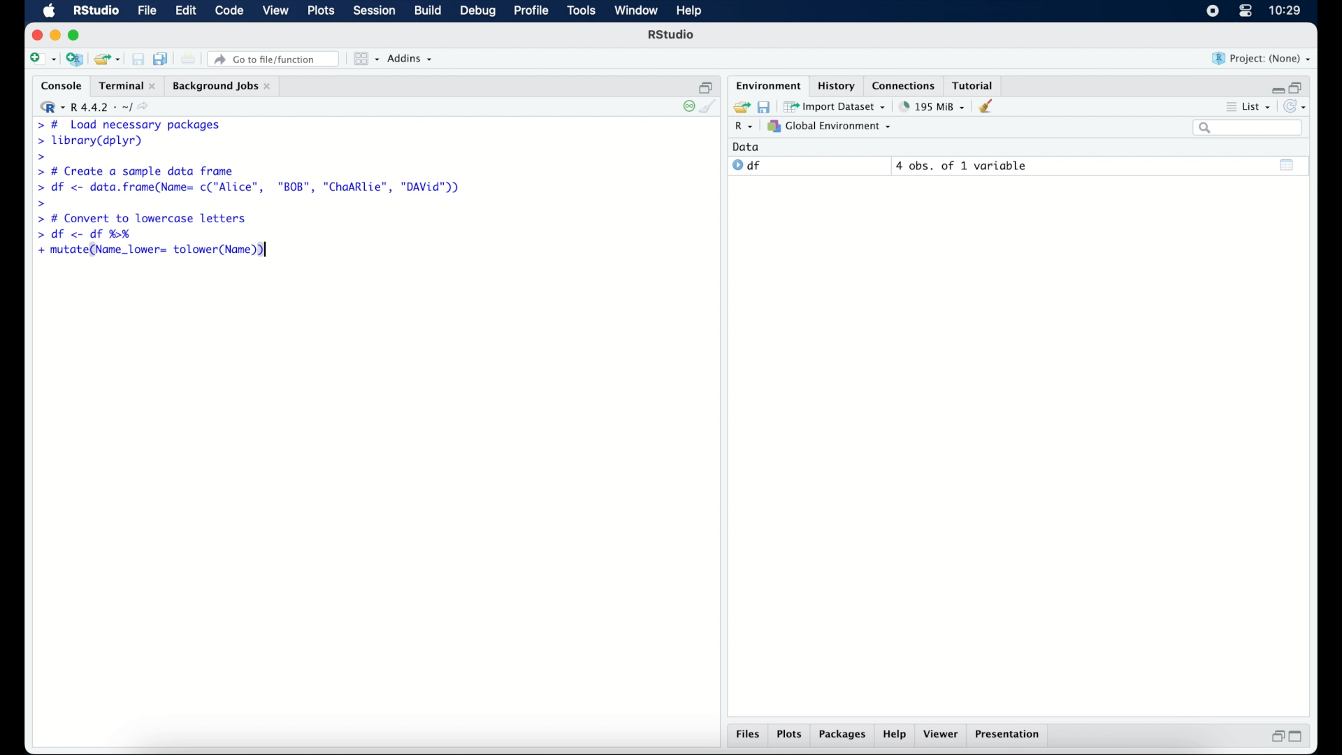 This screenshot has width=1342, height=755. What do you see at coordinates (766, 85) in the screenshot?
I see `environment` at bounding box center [766, 85].